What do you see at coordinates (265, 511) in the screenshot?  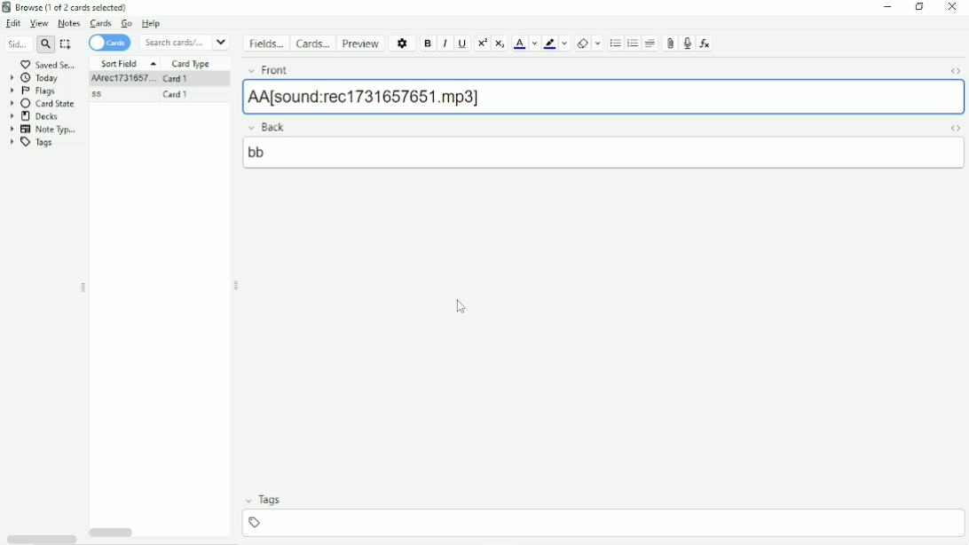 I see `Tags` at bounding box center [265, 511].